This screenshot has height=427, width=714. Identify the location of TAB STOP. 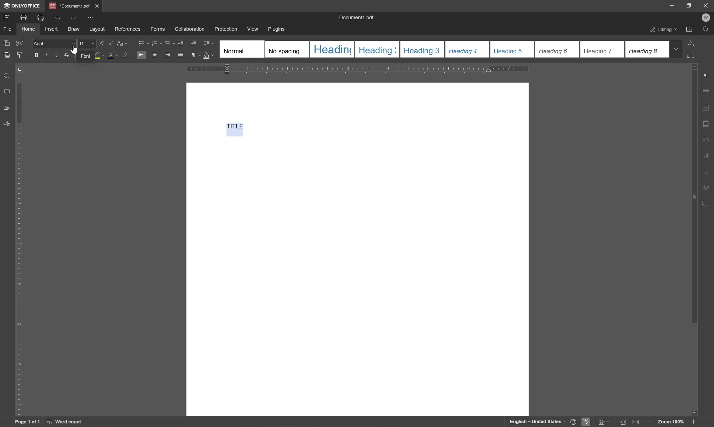
(20, 71).